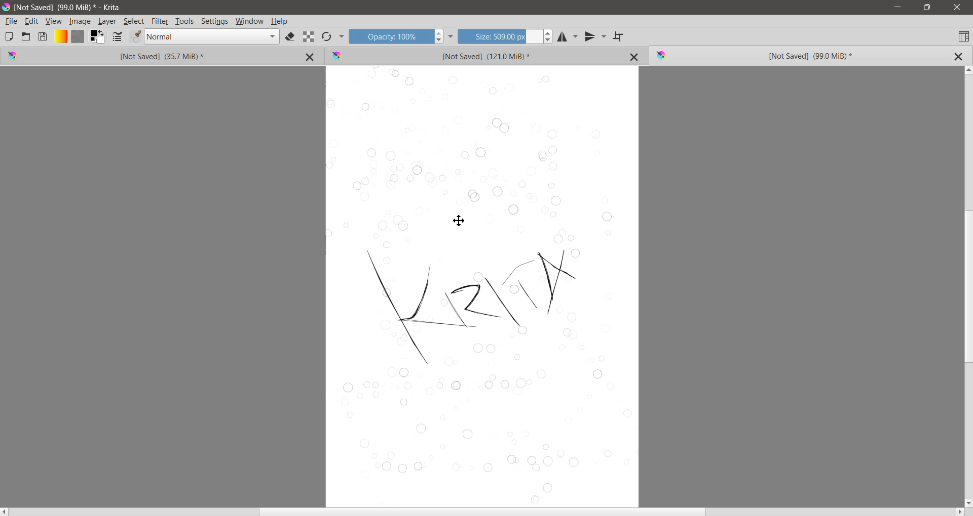 This screenshot has height=516, width=973. What do you see at coordinates (785, 56) in the screenshot?
I see `Unsaved Image (Current) Tab 3` at bounding box center [785, 56].